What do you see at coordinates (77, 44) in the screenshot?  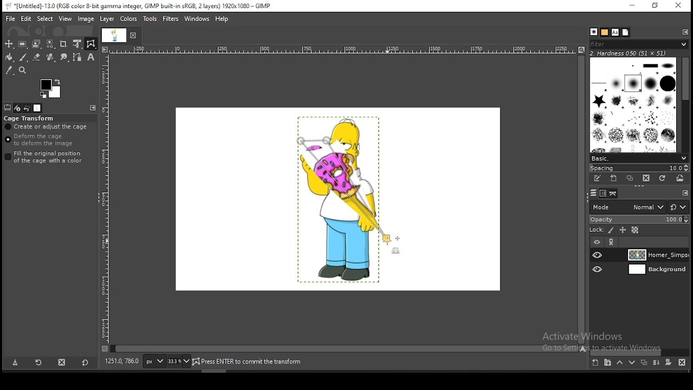 I see `unified transform tool` at bounding box center [77, 44].